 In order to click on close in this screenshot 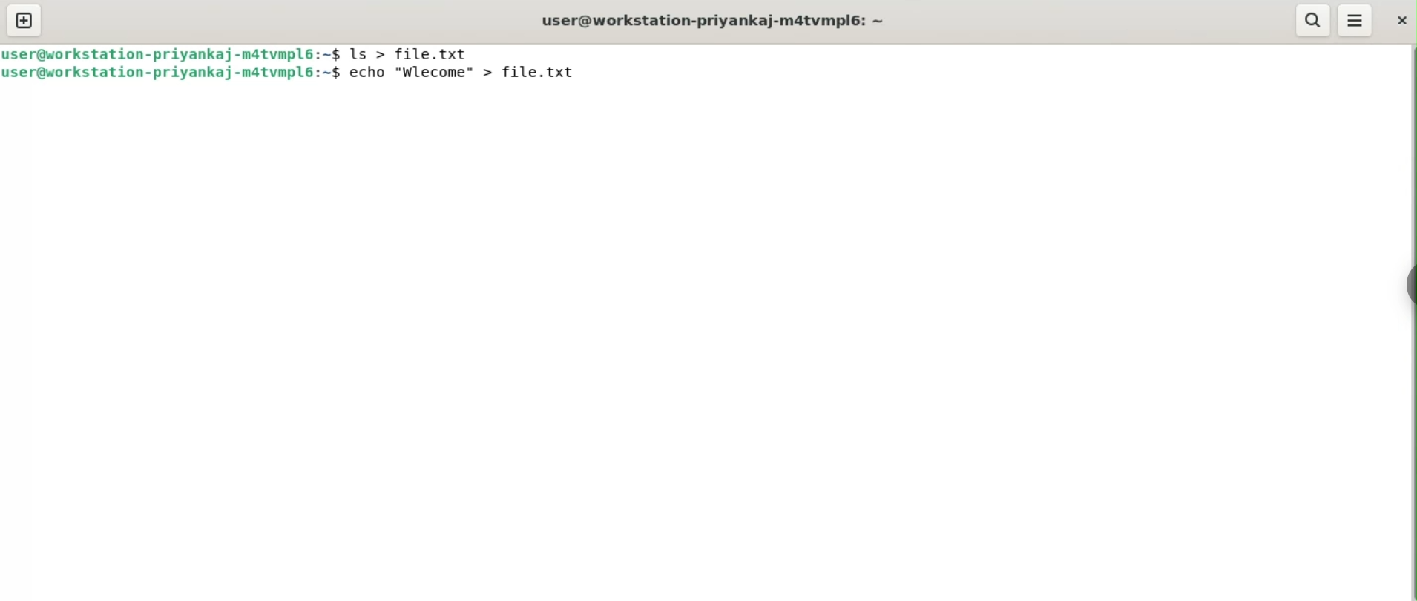, I will do `click(1401, 19)`.